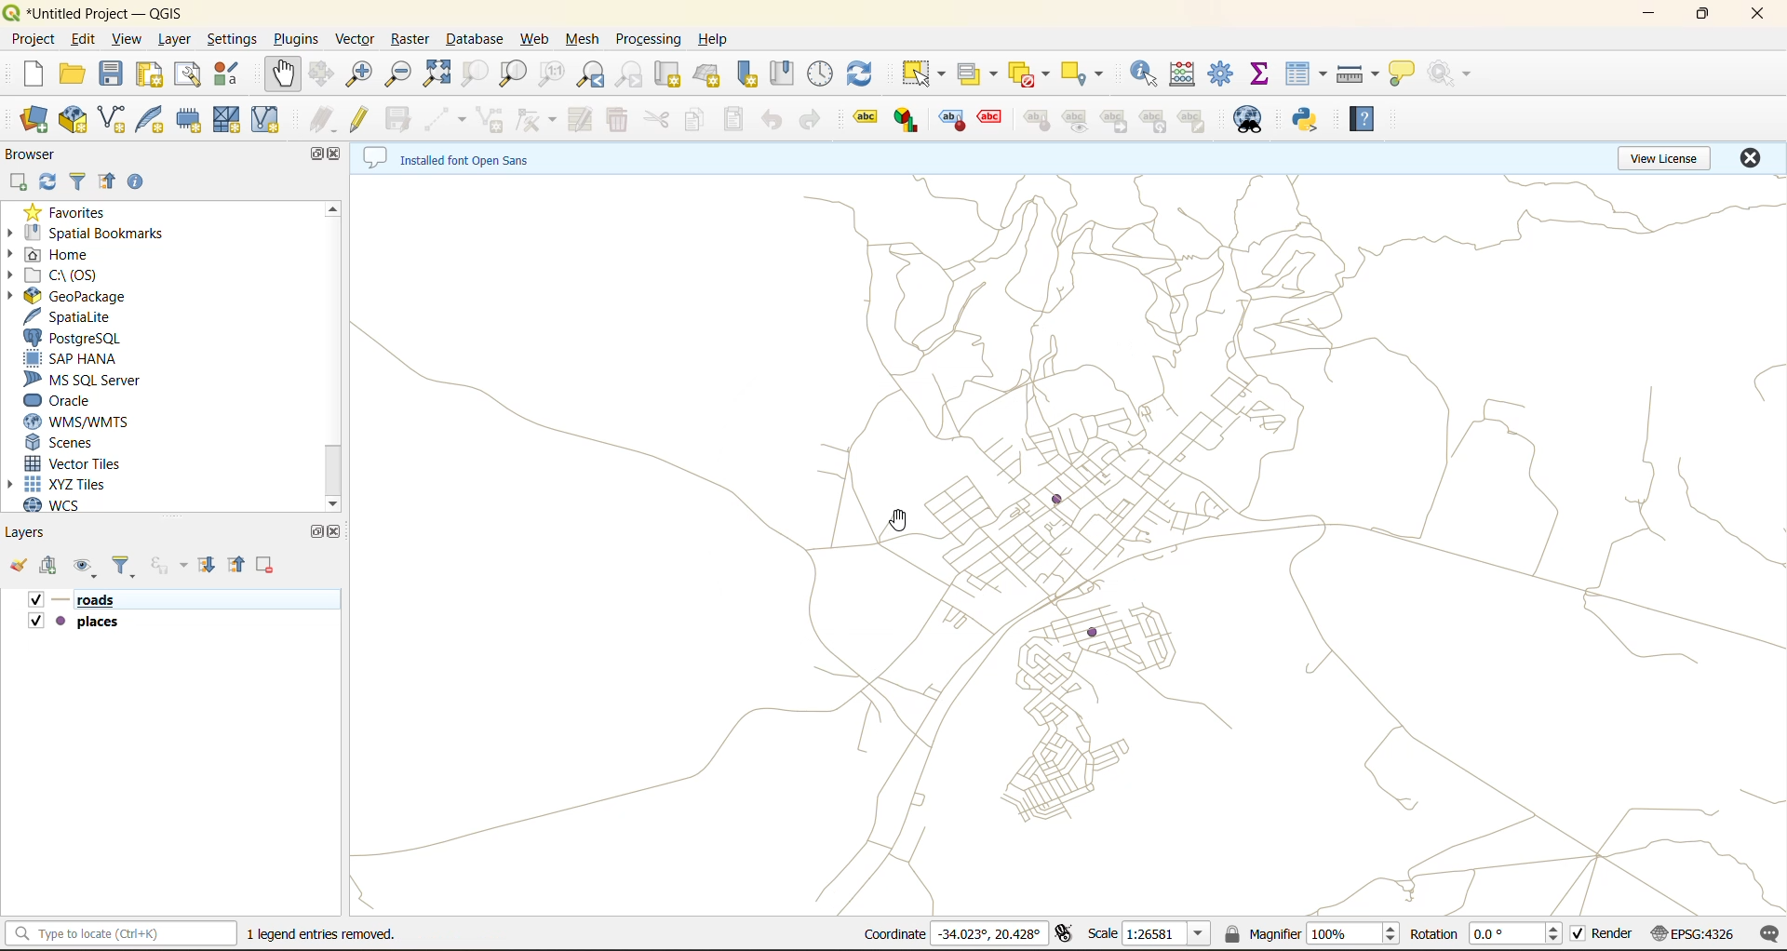  Describe the element at coordinates (226, 122) in the screenshot. I see `mesh layer` at that location.